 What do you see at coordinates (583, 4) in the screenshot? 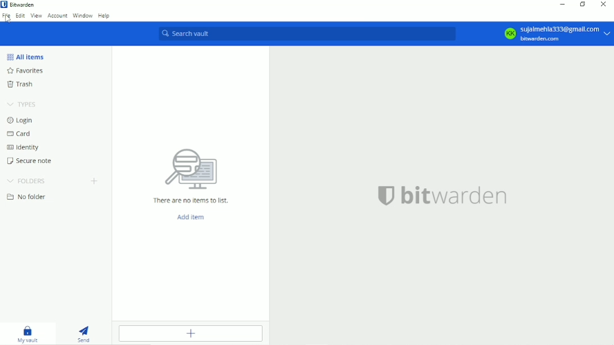
I see `Restore down` at bounding box center [583, 4].